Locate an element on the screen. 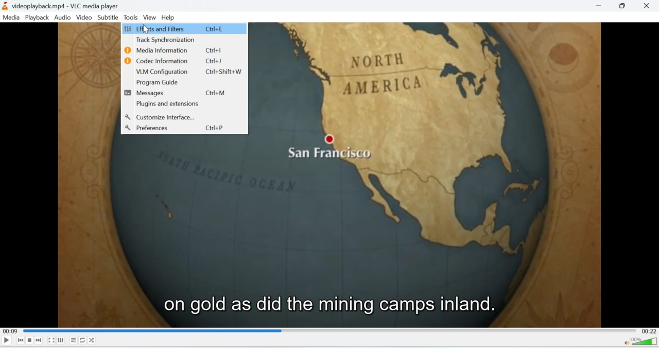 Image resolution: width=659 pixels, height=348 pixels. Ctrl+E is located at coordinates (216, 29).